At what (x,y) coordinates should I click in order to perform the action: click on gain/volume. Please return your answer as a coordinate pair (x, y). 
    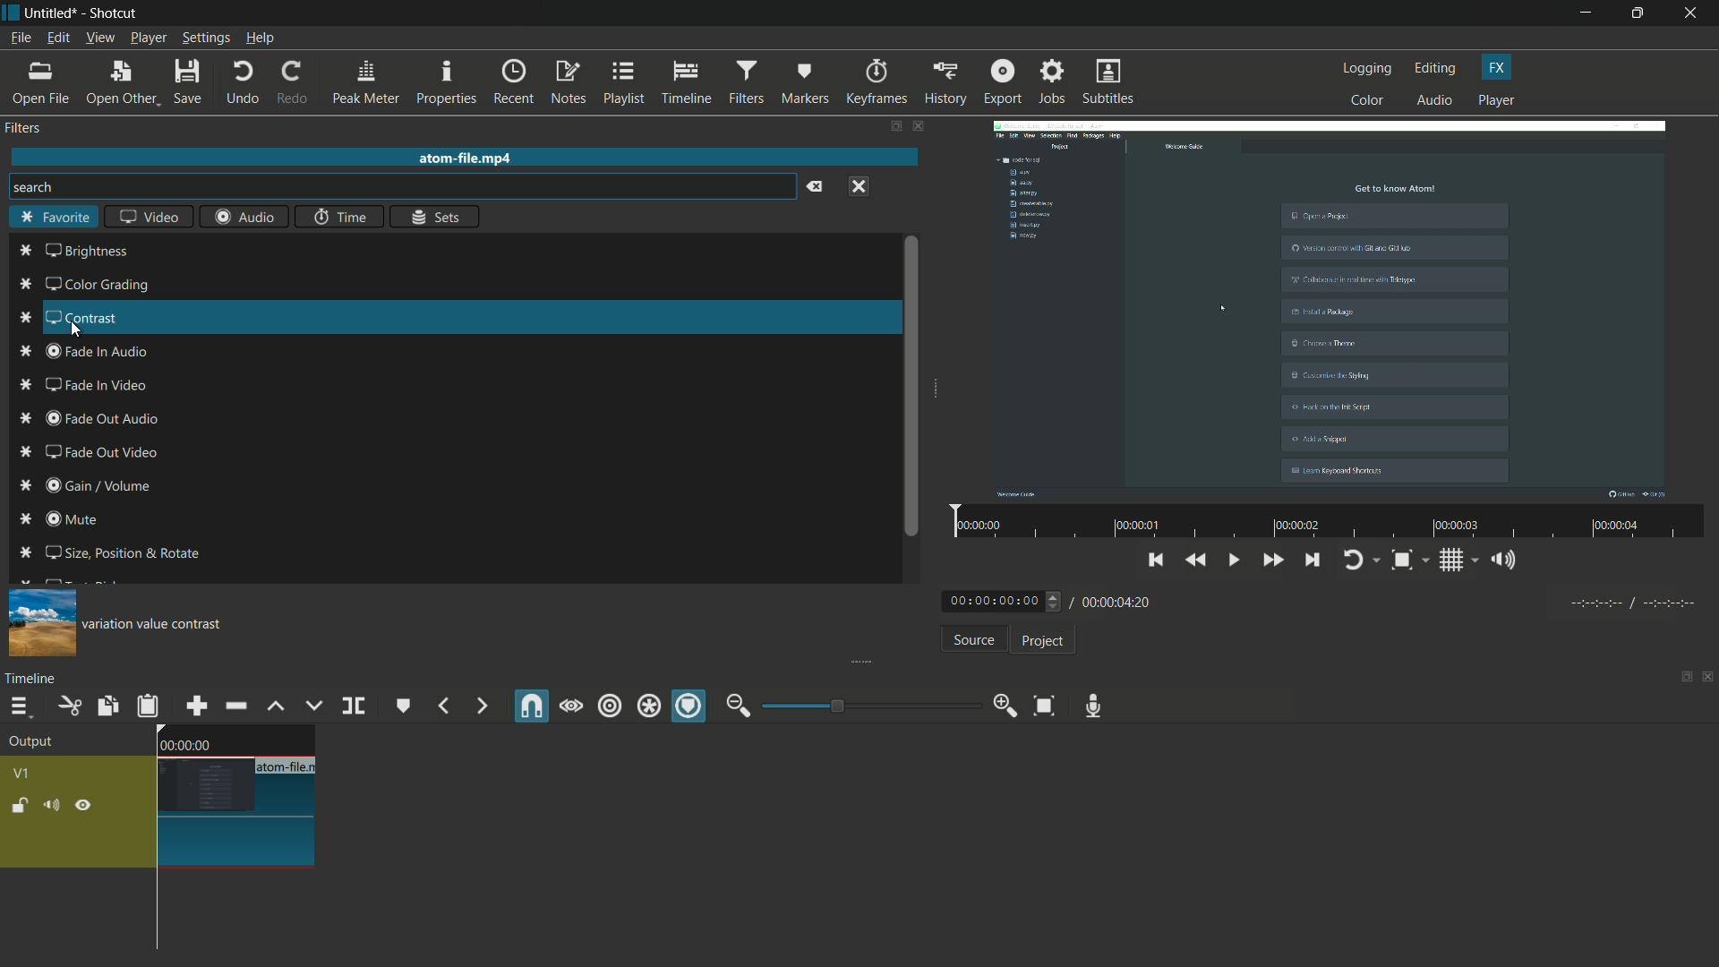
    Looking at the image, I should click on (94, 487).